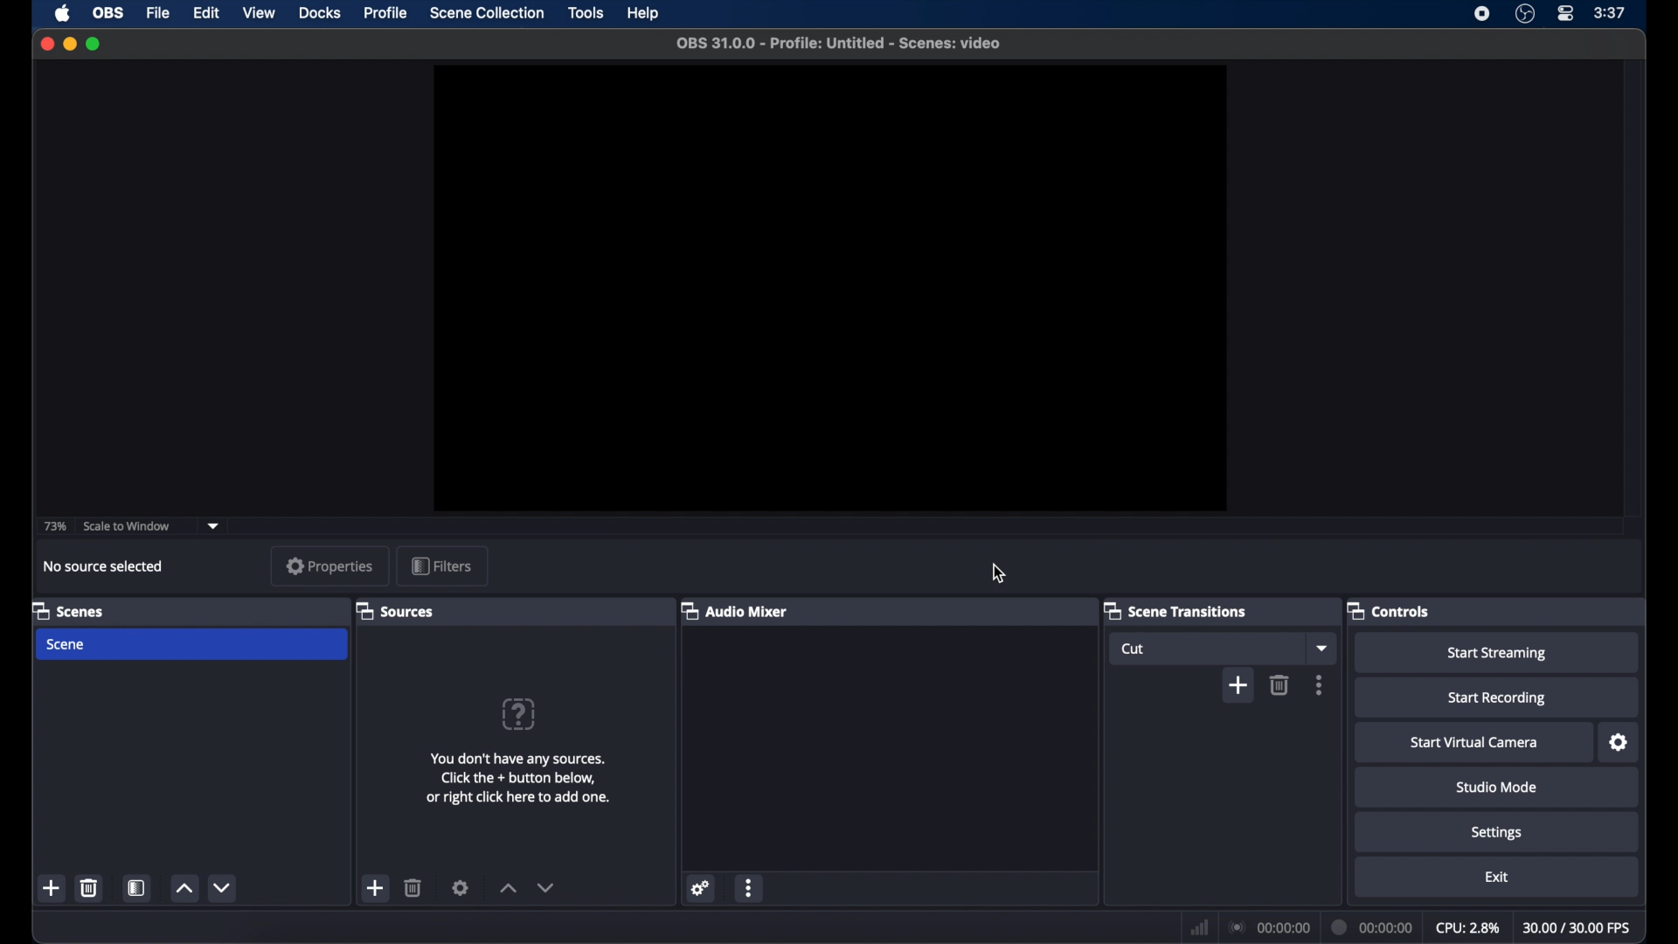 The height and width of the screenshot is (944, 1678). I want to click on maximize, so click(95, 44).